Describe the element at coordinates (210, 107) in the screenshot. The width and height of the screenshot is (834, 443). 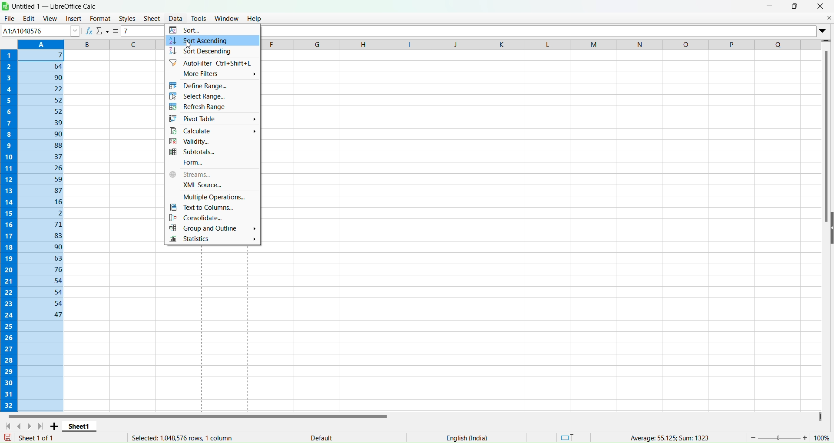
I see `Refresh Range` at that location.